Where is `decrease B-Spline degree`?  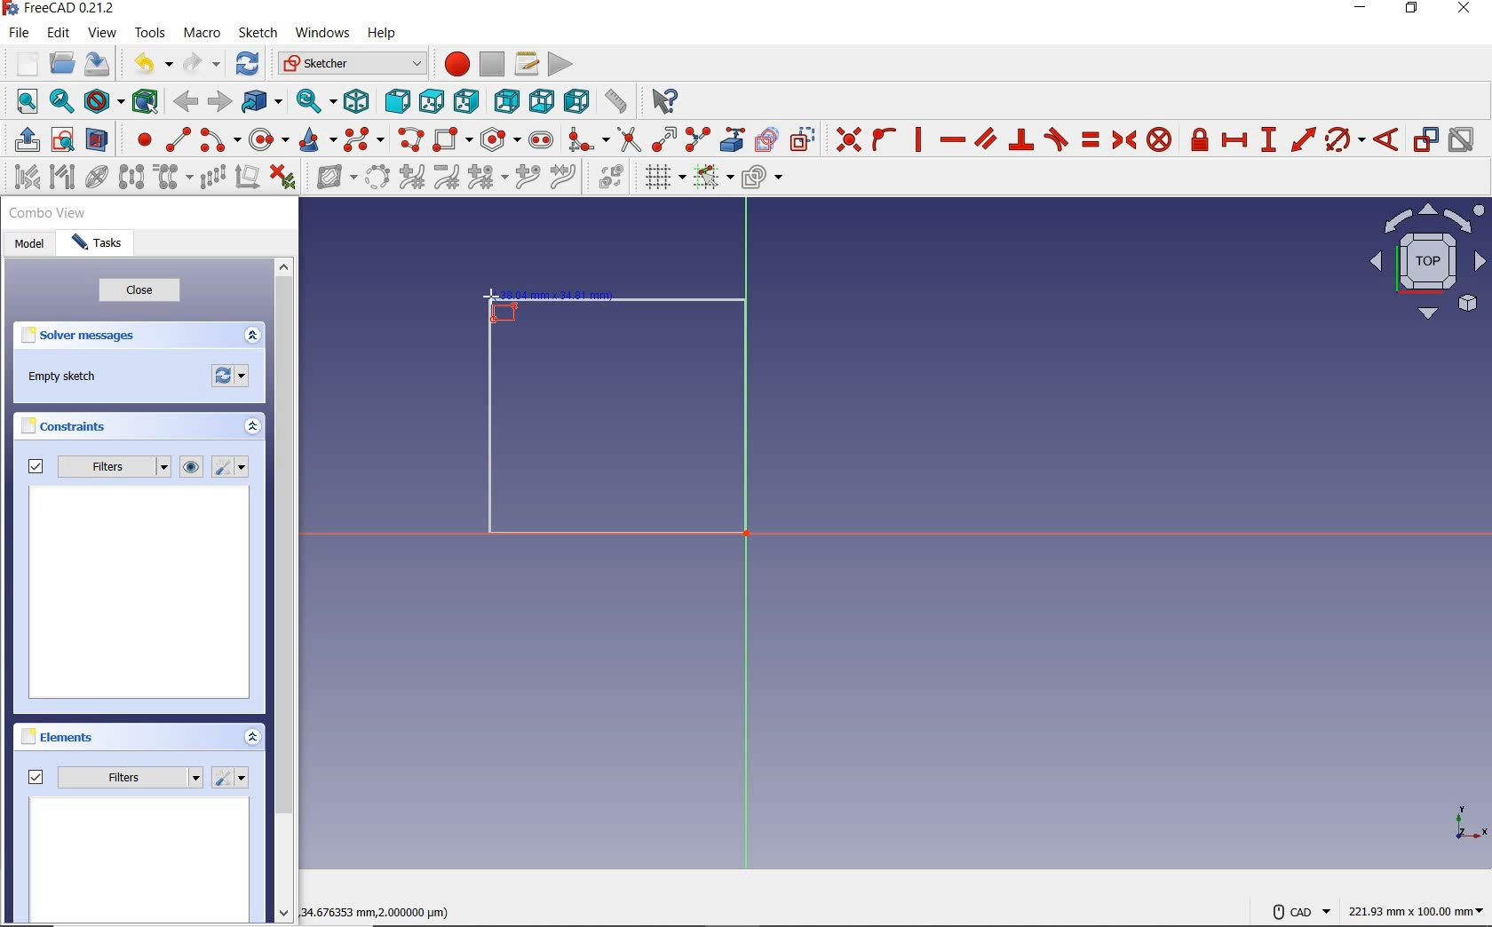 decrease B-Spline degree is located at coordinates (448, 179).